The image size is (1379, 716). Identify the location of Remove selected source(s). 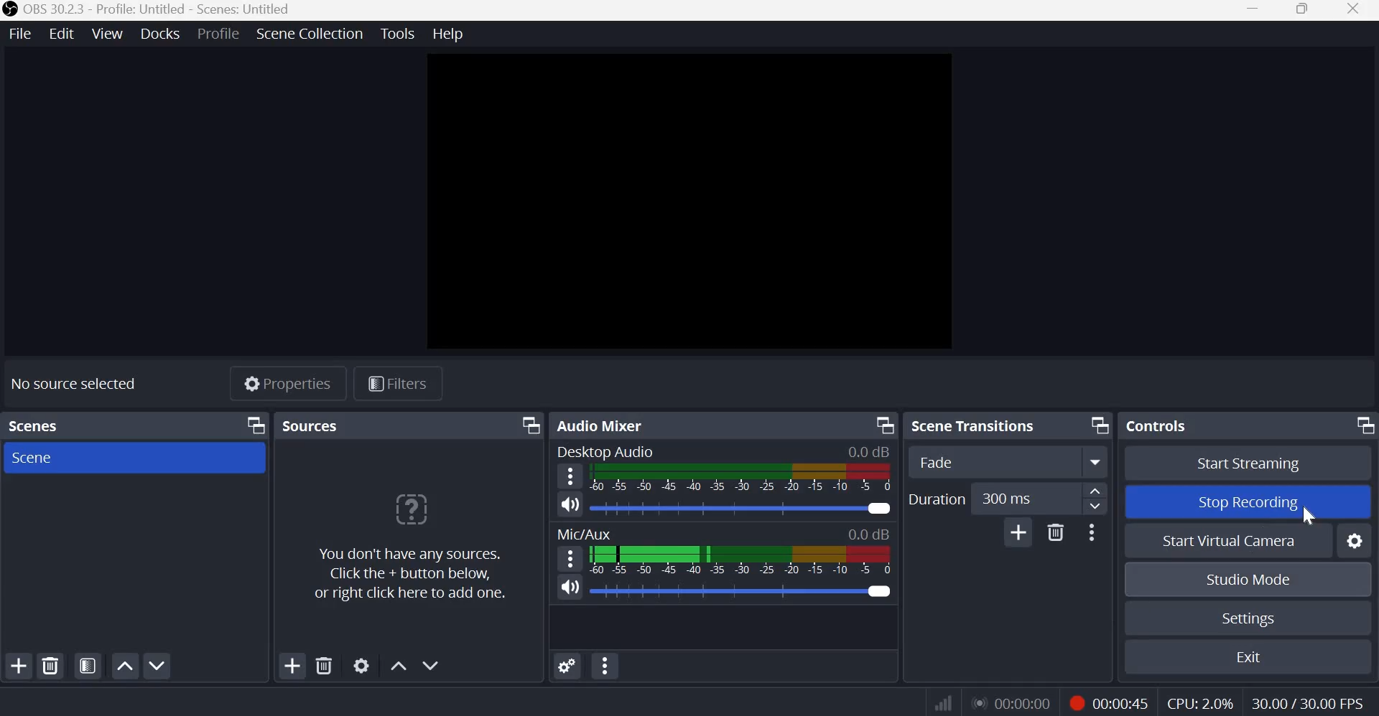
(322, 666).